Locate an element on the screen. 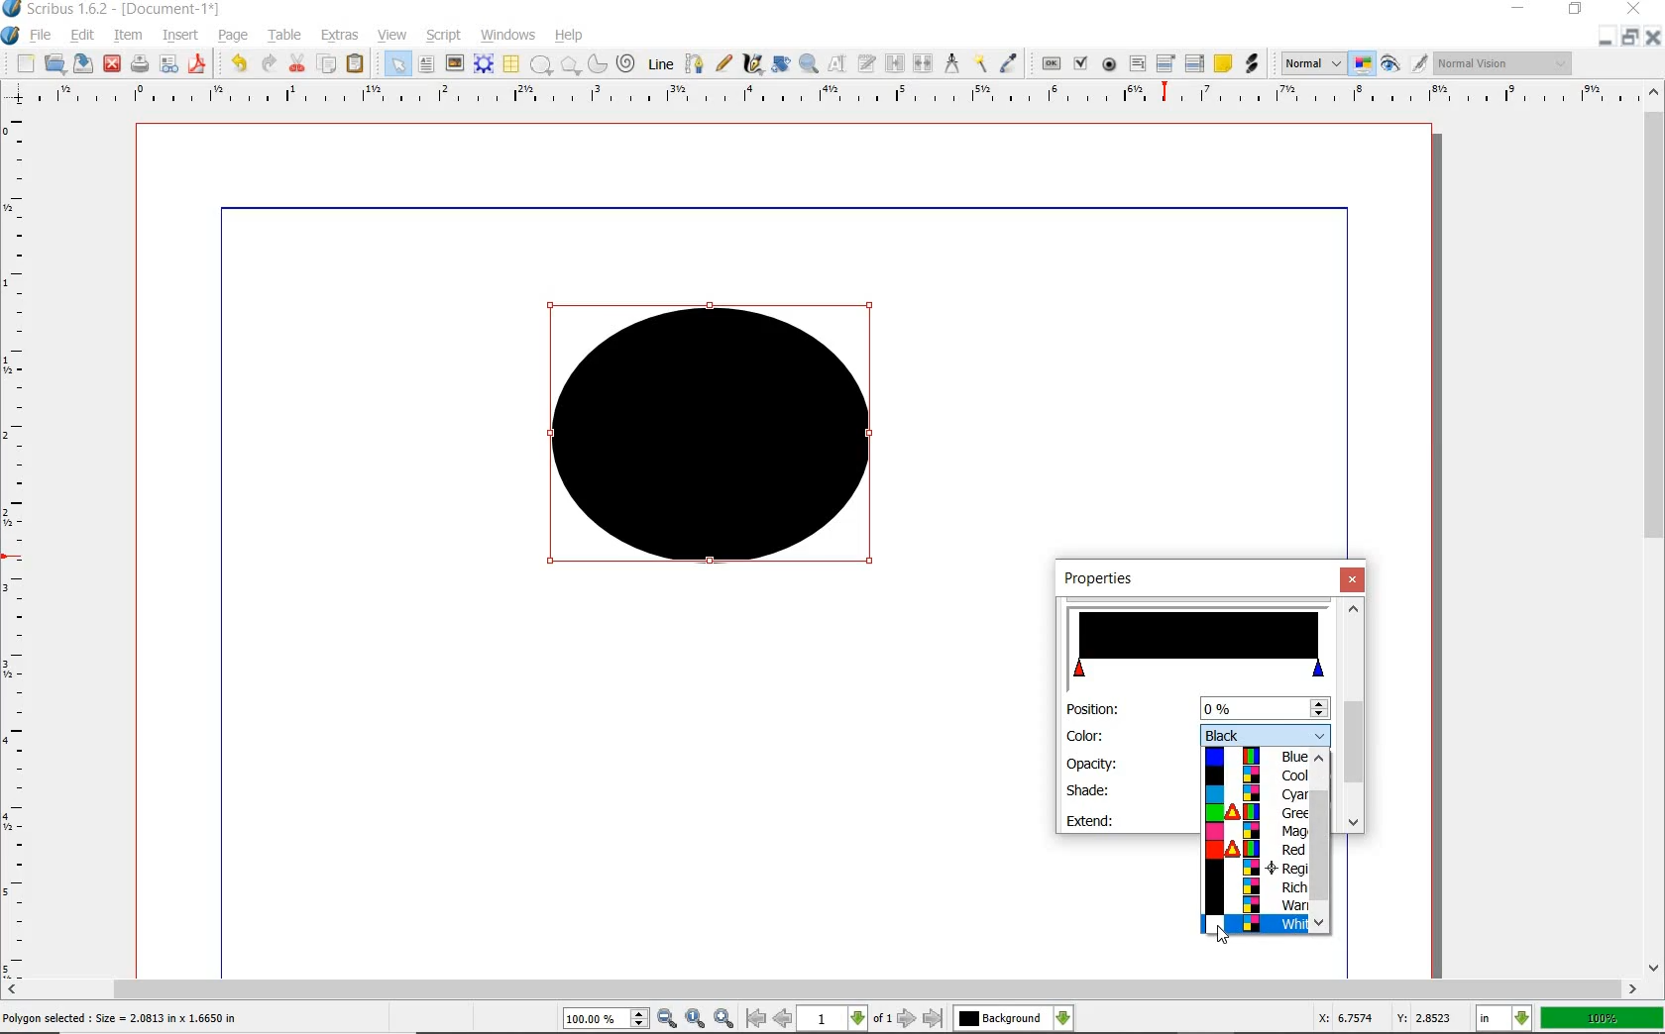  close is located at coordinates (1355, 579).